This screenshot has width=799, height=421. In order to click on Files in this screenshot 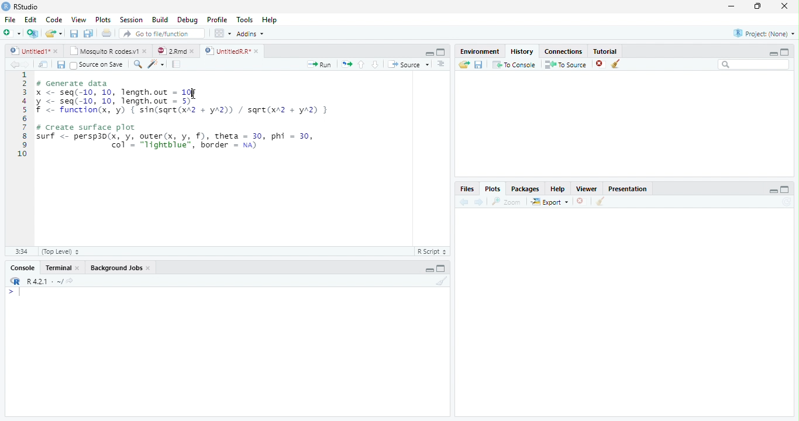, I will do `click(468, 188)`.